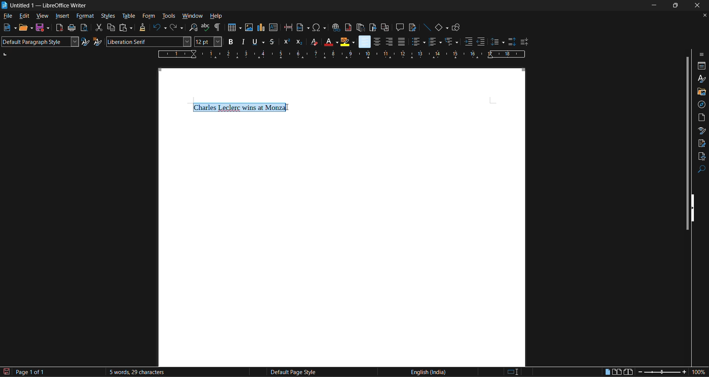  I want to click on insert image, so click(248, 28).